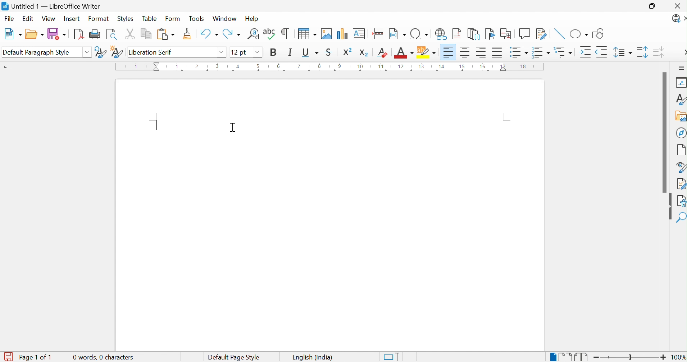 Image resolution: width=687 pixels, height=362 pixels. I want to click on Form, so click(173, 19).